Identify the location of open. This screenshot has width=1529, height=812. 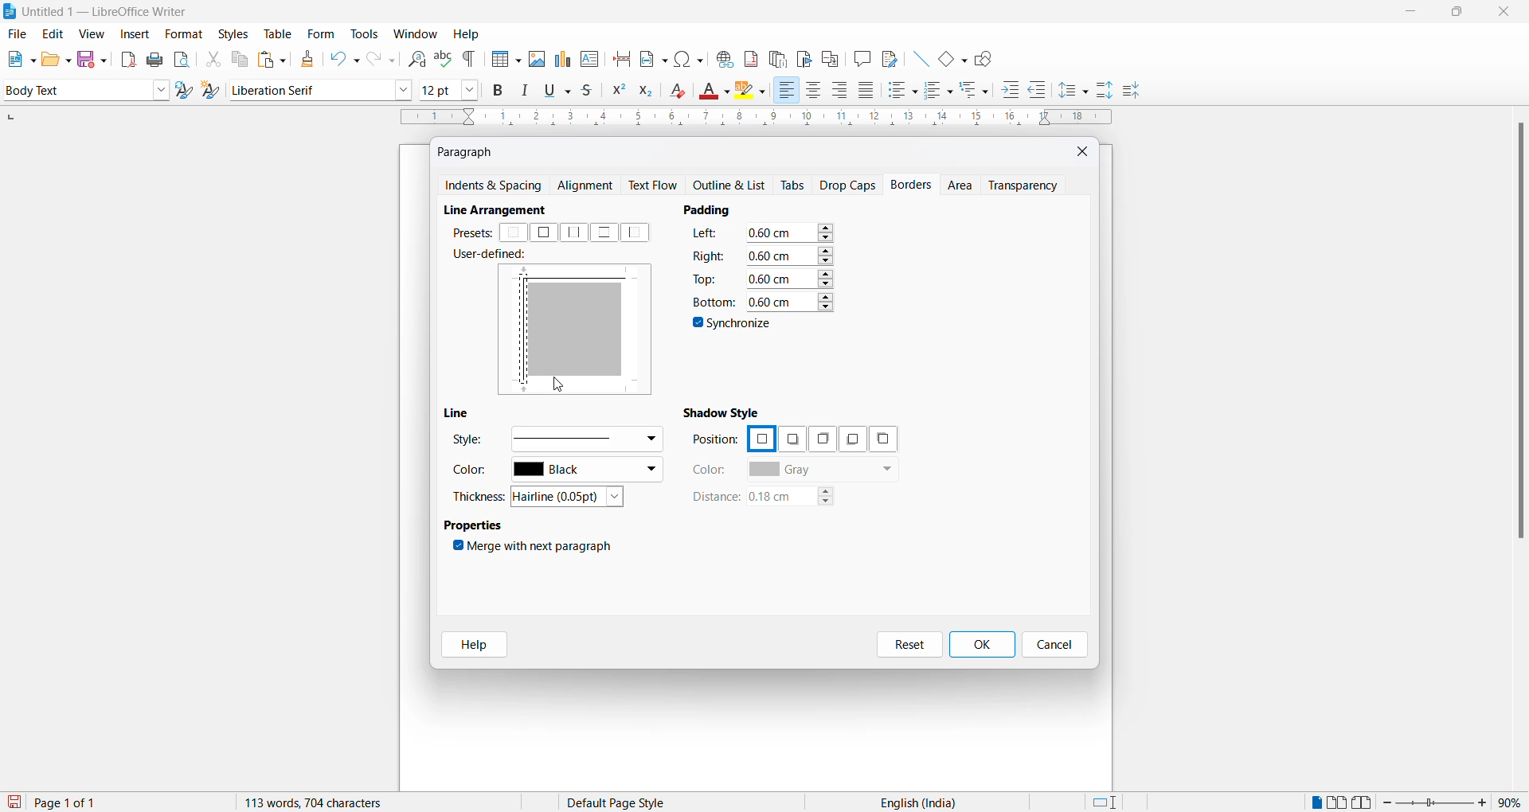
(56, 59).